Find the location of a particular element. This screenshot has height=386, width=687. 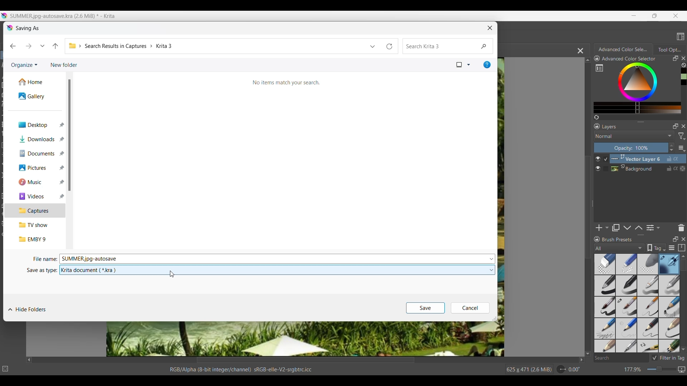

Close Layers is located at coordinates (683, 126).